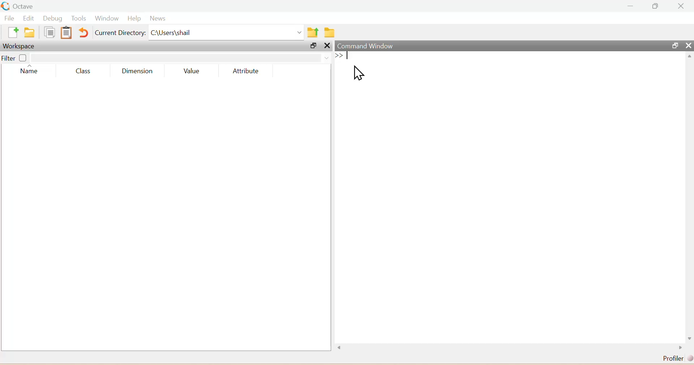 The width and height of the screenshot is (694, 365). I want to click on search box, so click(175, 58).